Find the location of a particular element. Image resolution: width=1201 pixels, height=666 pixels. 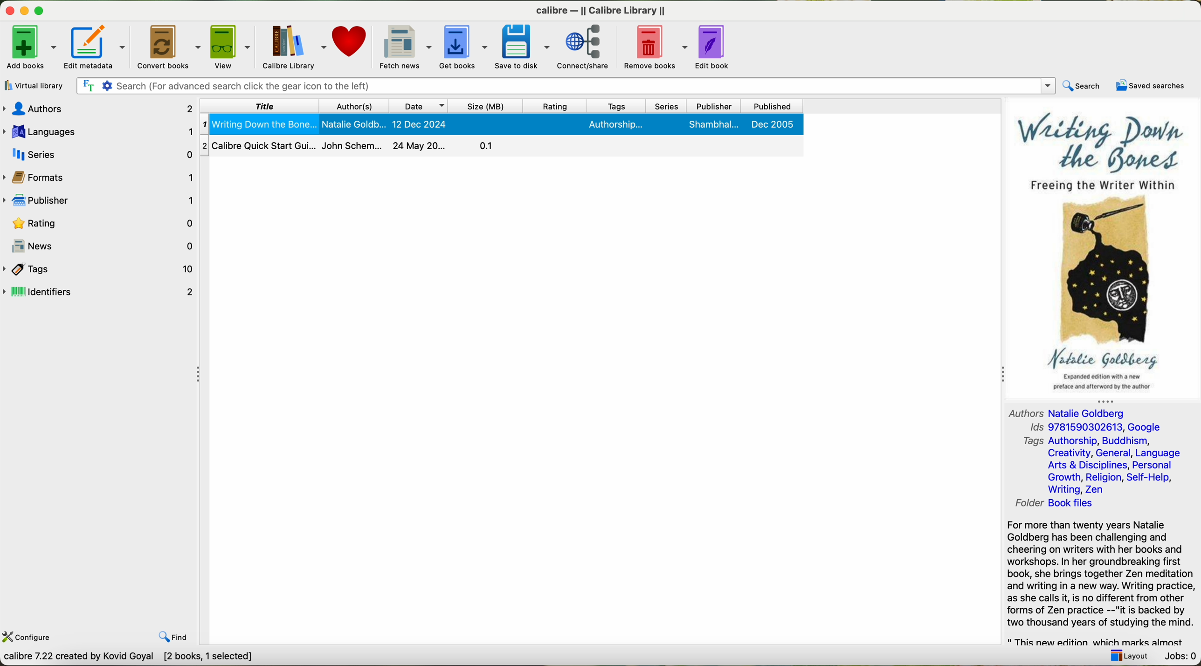

click on add books is located at coordinates (31, 46).